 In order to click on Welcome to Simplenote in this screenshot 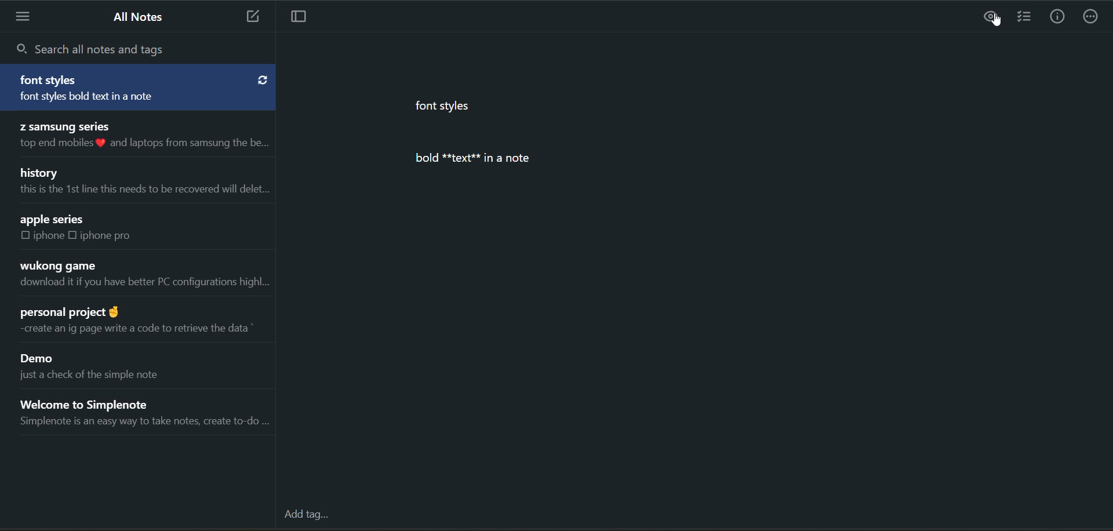, I will do `click(101, 402)`.